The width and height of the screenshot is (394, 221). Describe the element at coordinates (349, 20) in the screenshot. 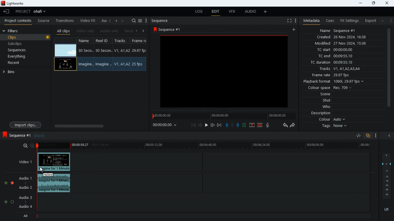

I see `fx settings` at that location.